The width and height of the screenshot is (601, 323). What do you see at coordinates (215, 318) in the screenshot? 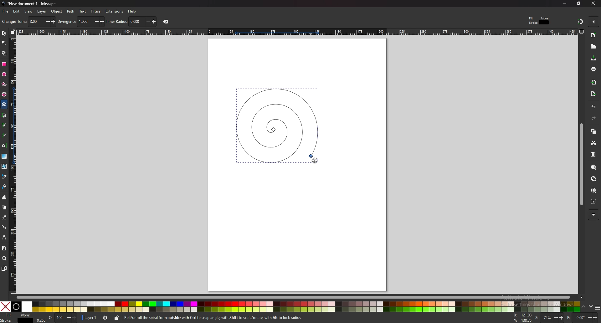
I see `Roll/Unroll the spiral from outside; with Ctrl to snap angle; with Shift to scale/rotate; with Alt to lock radius` at bounding box center [215, 318].